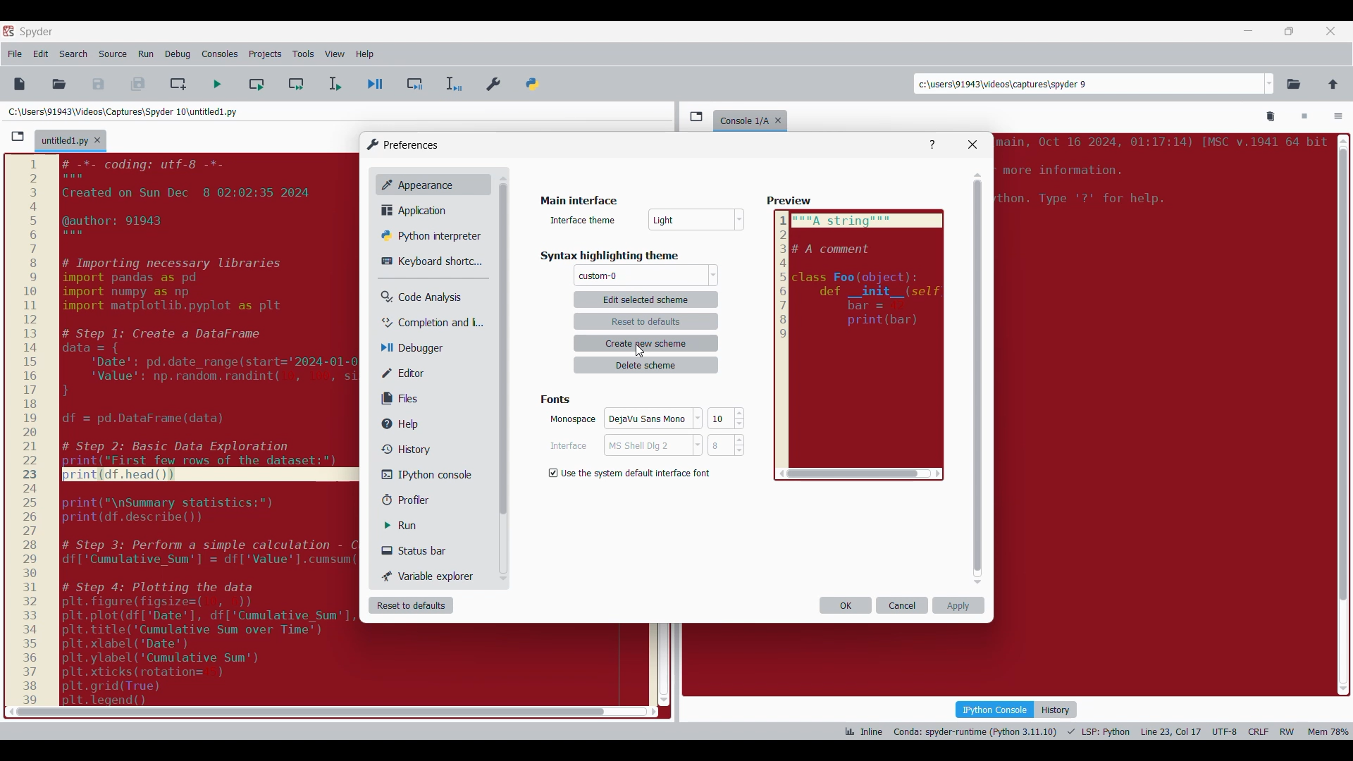 The image size is (1353, 761). Describe the element at coordinates (432, 526) in the screenshot. I see `Run` at that location.